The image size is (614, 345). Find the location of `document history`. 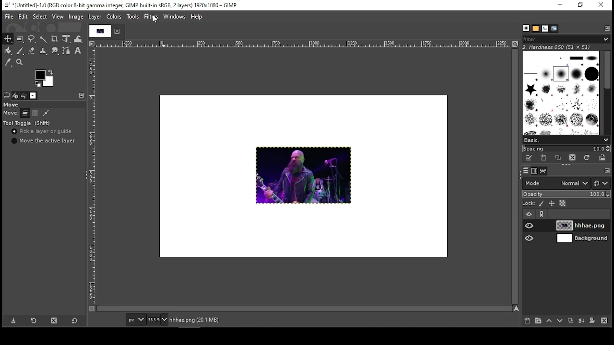

document history is located at coordinates (555, 28).